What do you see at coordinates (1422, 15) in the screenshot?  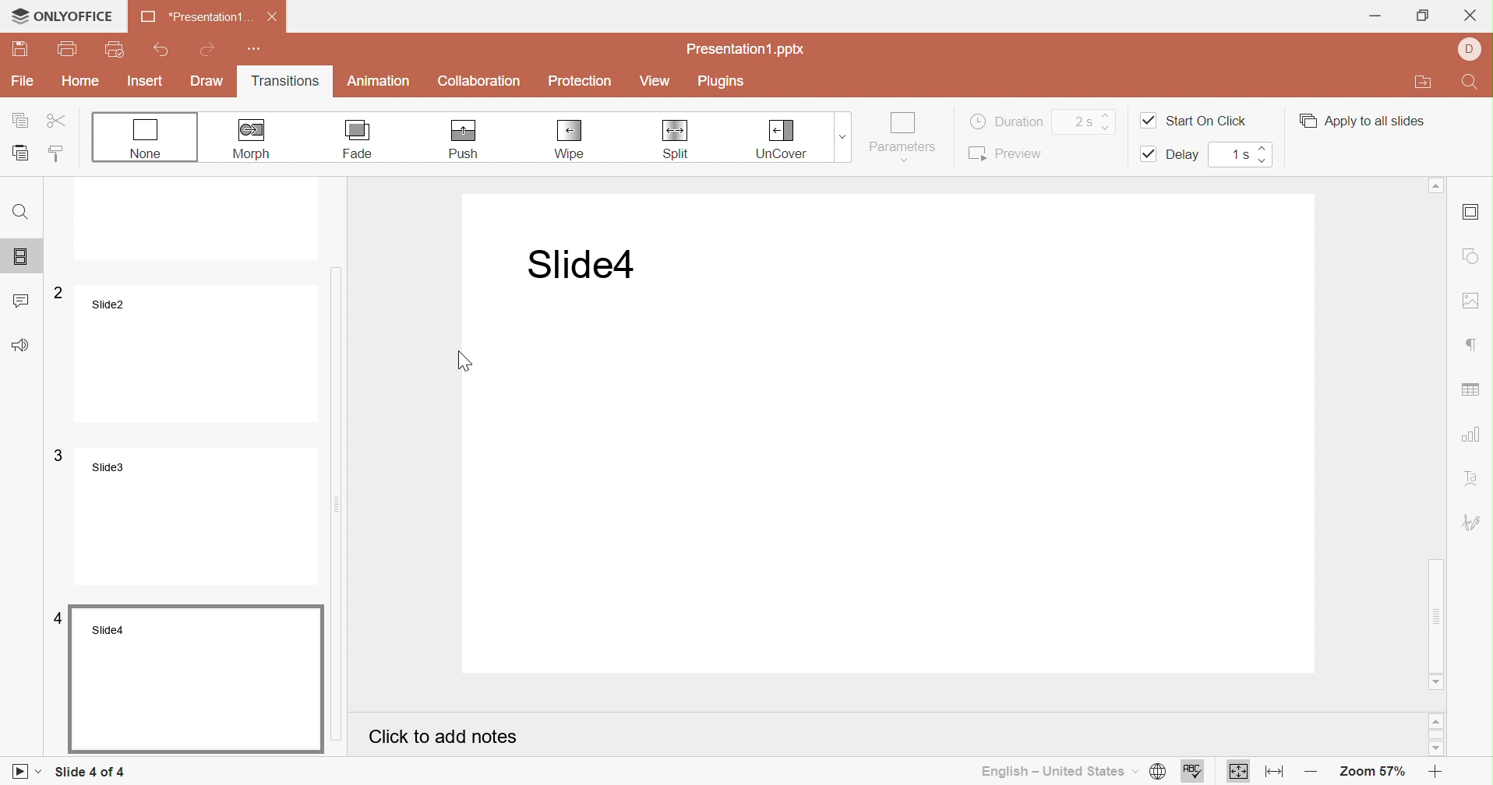 I see `Restore down` at bounding box center [1422, 15].